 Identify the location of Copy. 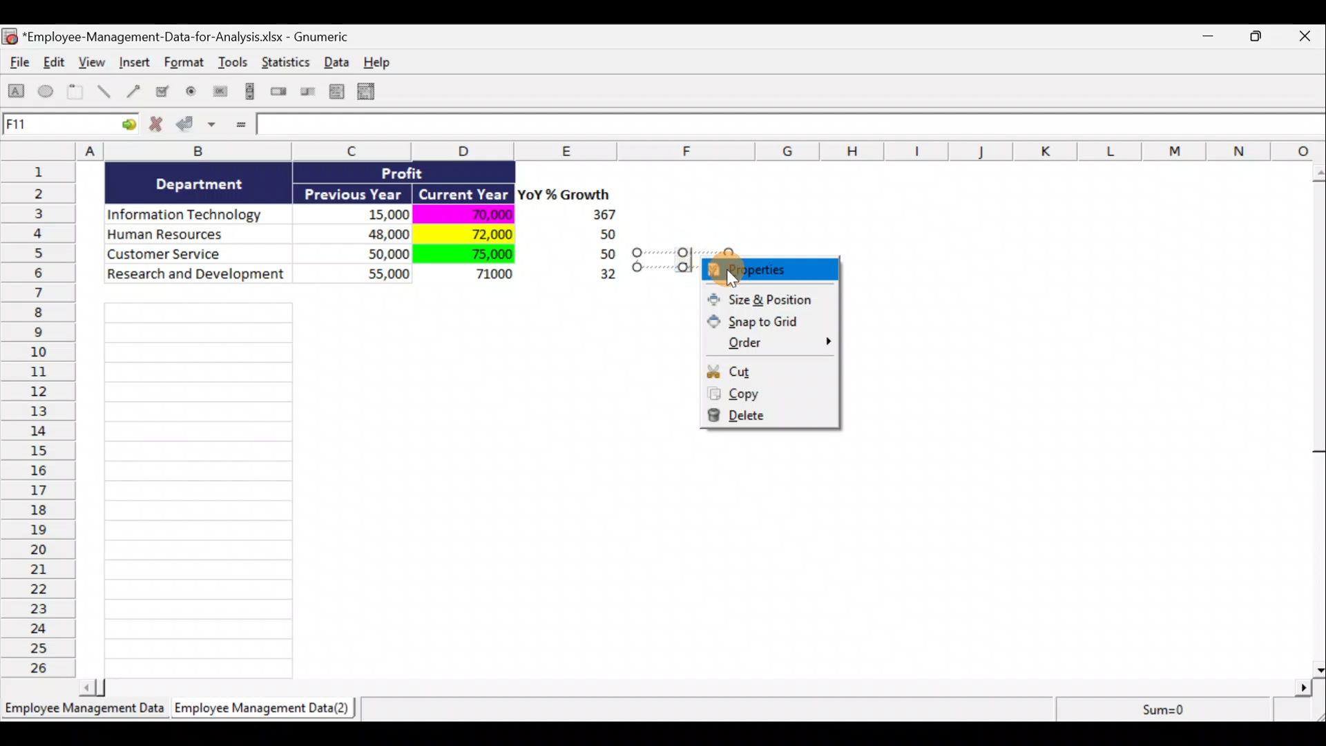
(770, 396).